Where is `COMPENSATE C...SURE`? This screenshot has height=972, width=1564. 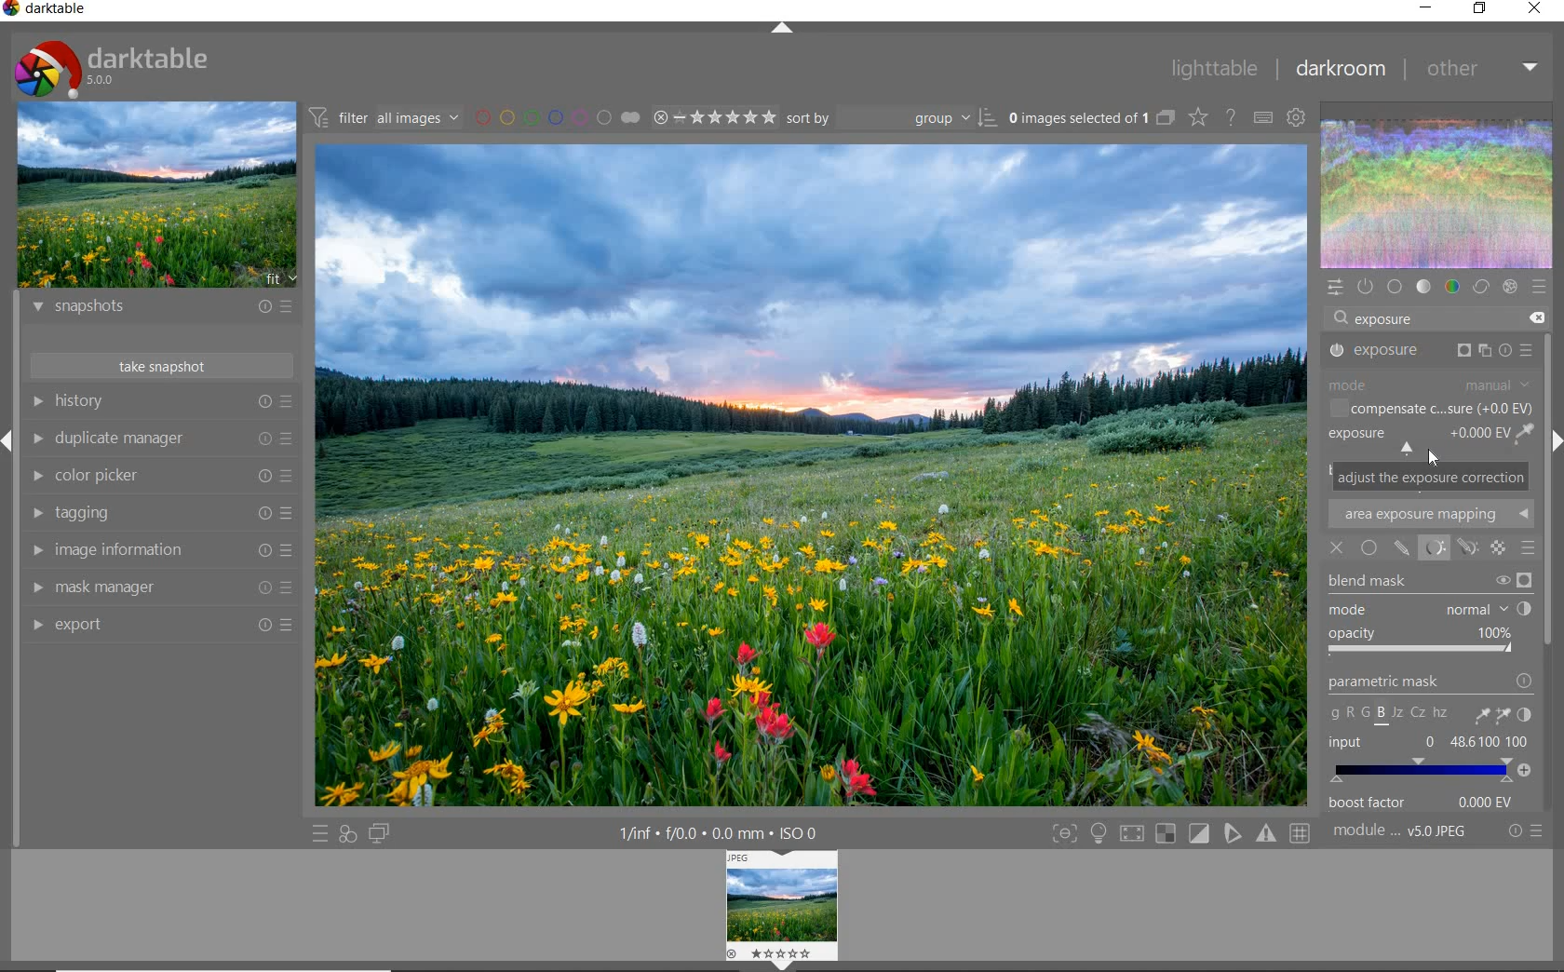
COMPENSATE C...SURE is located at coordinates (1427, 409).